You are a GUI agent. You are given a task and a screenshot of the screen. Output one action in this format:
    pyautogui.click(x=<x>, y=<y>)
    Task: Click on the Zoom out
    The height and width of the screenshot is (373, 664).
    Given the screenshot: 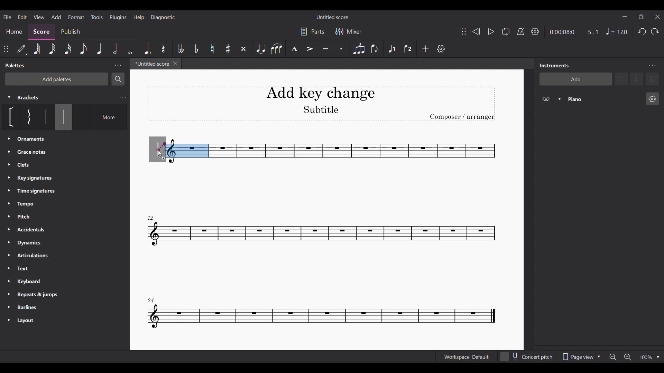 What is the action you would take?
    pyautogui.click(x=612, y=357)
    